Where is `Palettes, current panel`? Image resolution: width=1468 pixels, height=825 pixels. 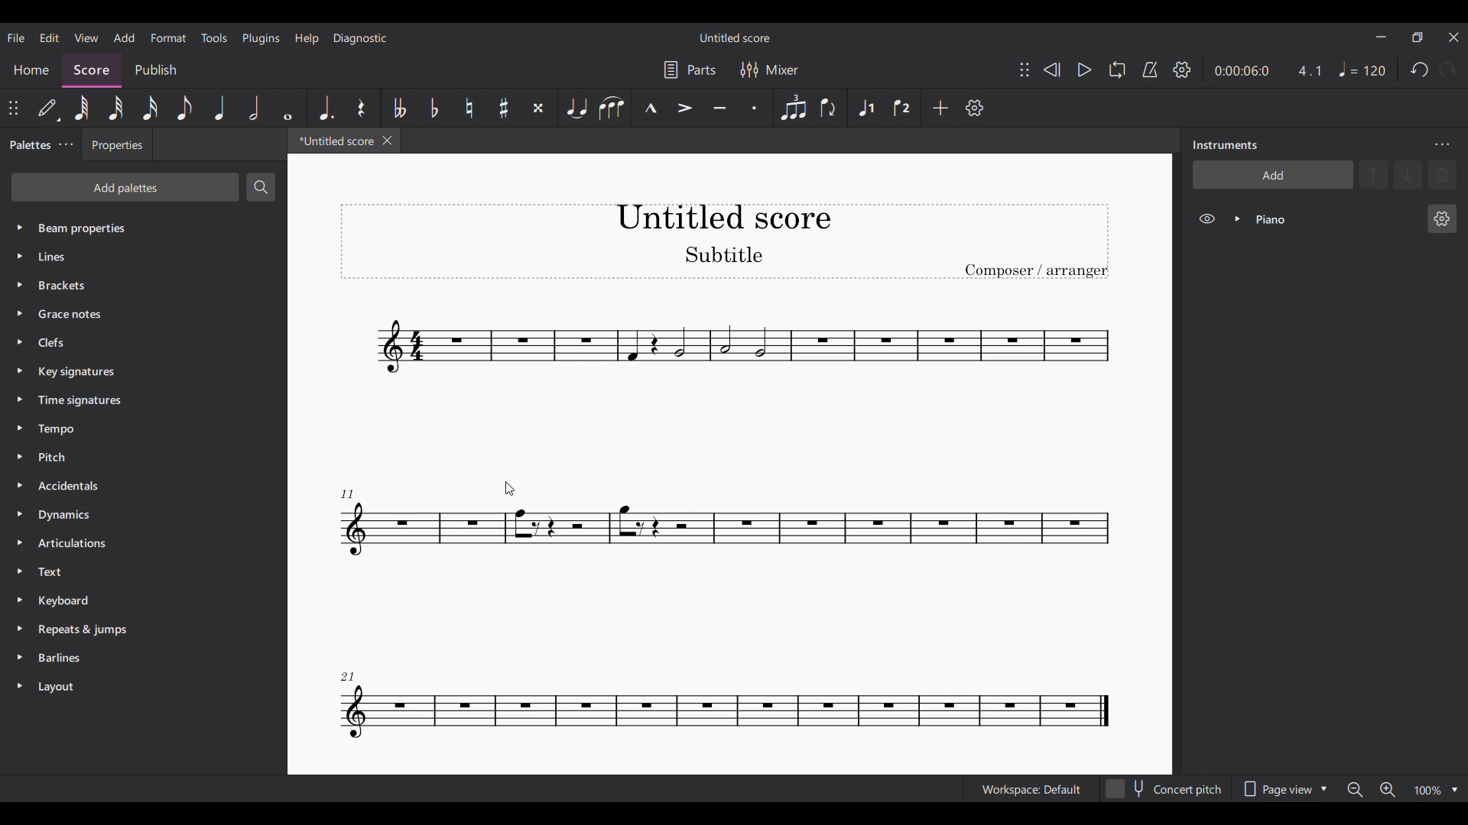
Palettes, current panel is located at coordinates (27, 147).